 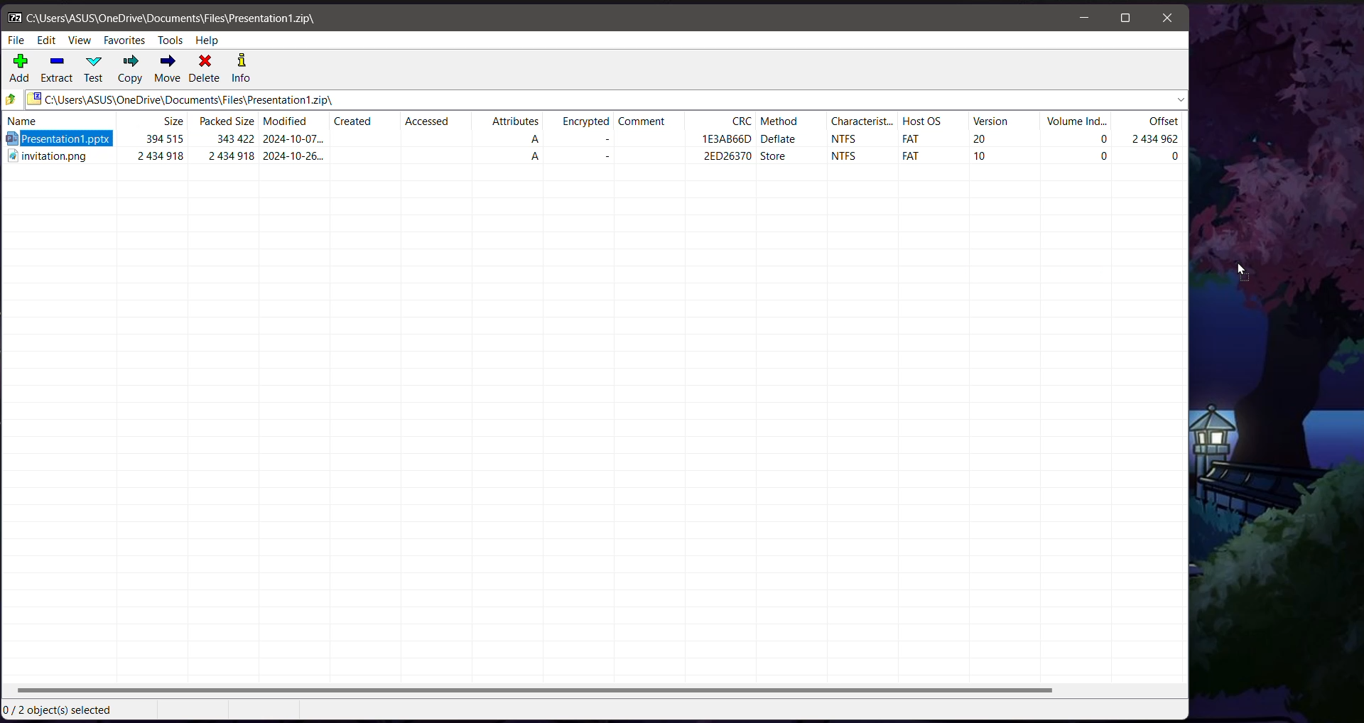 I want to click on Info, so click(x=242, y=69).